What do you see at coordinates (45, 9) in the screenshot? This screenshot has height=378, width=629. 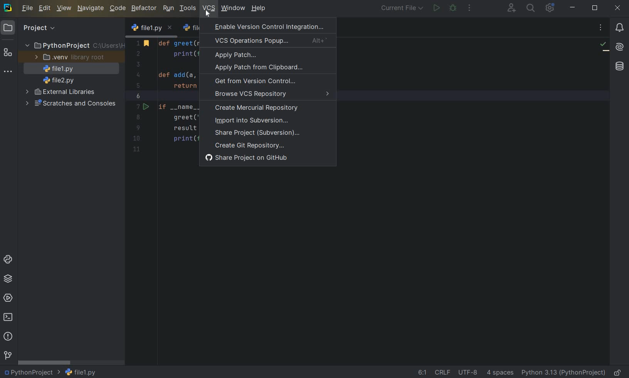 I see `edit` at bounding box center [45, 9].